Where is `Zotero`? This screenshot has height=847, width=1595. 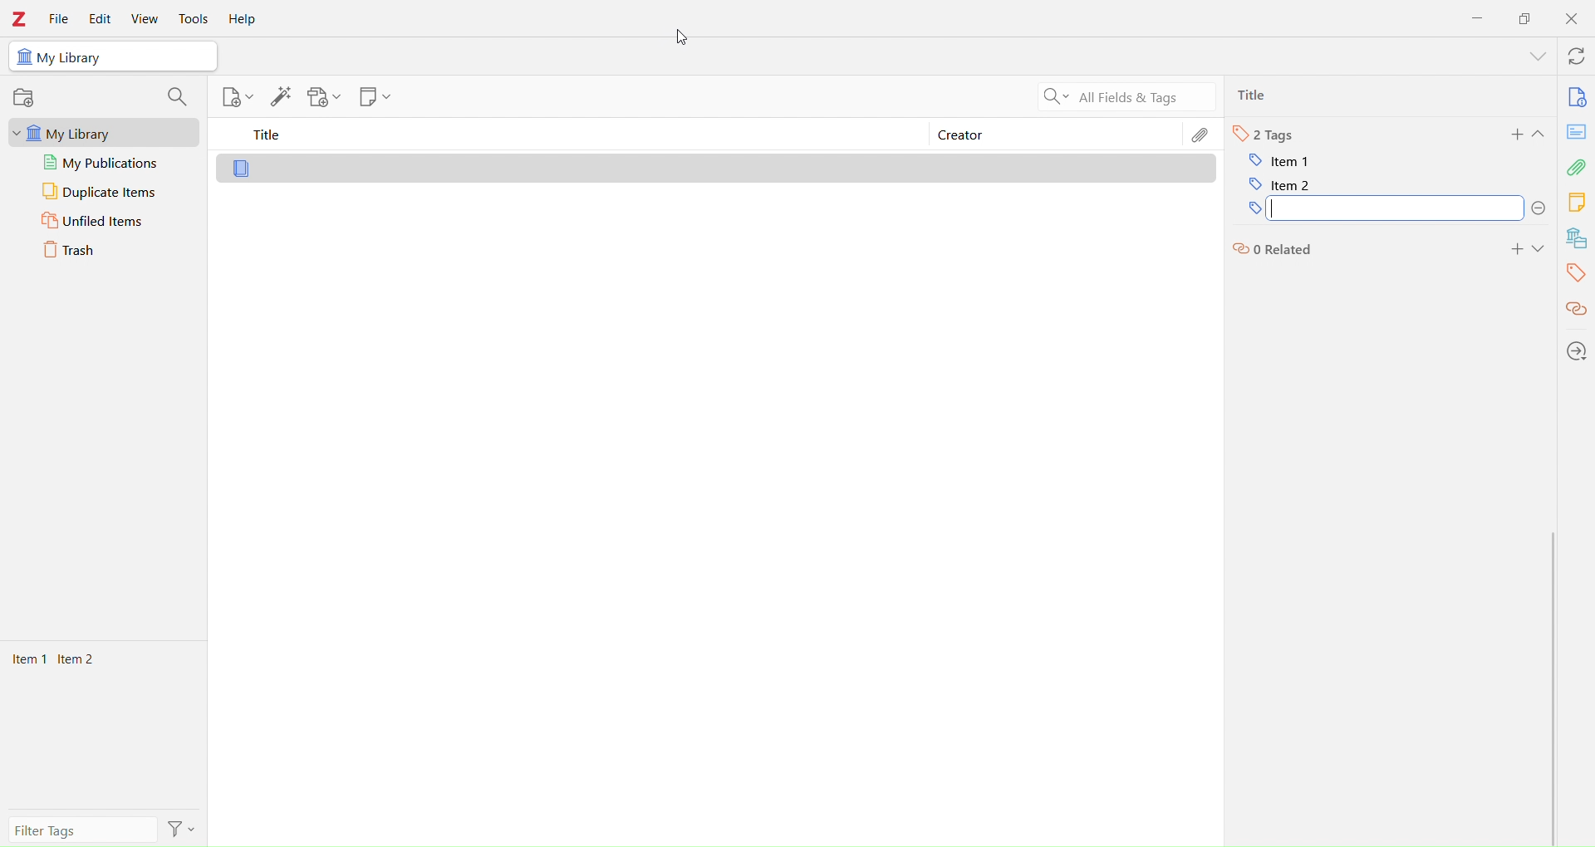 Zotero is located at coordinates (20, 19).